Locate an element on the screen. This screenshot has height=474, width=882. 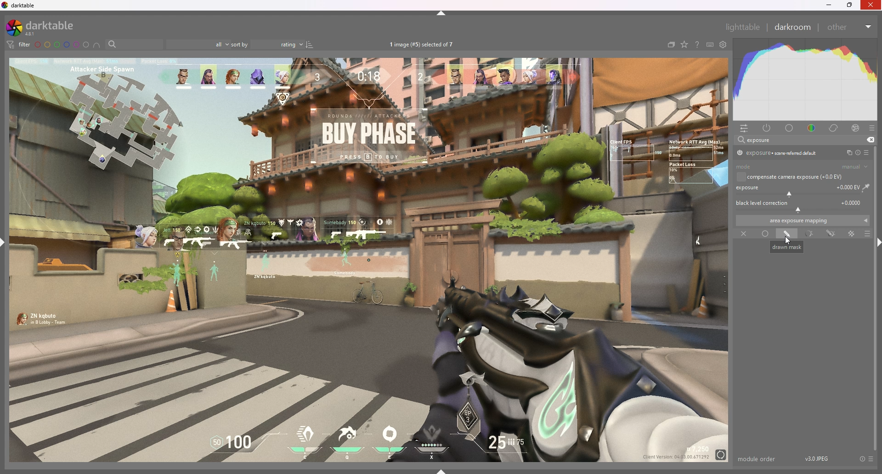
base is located at coordinates (790, 129).